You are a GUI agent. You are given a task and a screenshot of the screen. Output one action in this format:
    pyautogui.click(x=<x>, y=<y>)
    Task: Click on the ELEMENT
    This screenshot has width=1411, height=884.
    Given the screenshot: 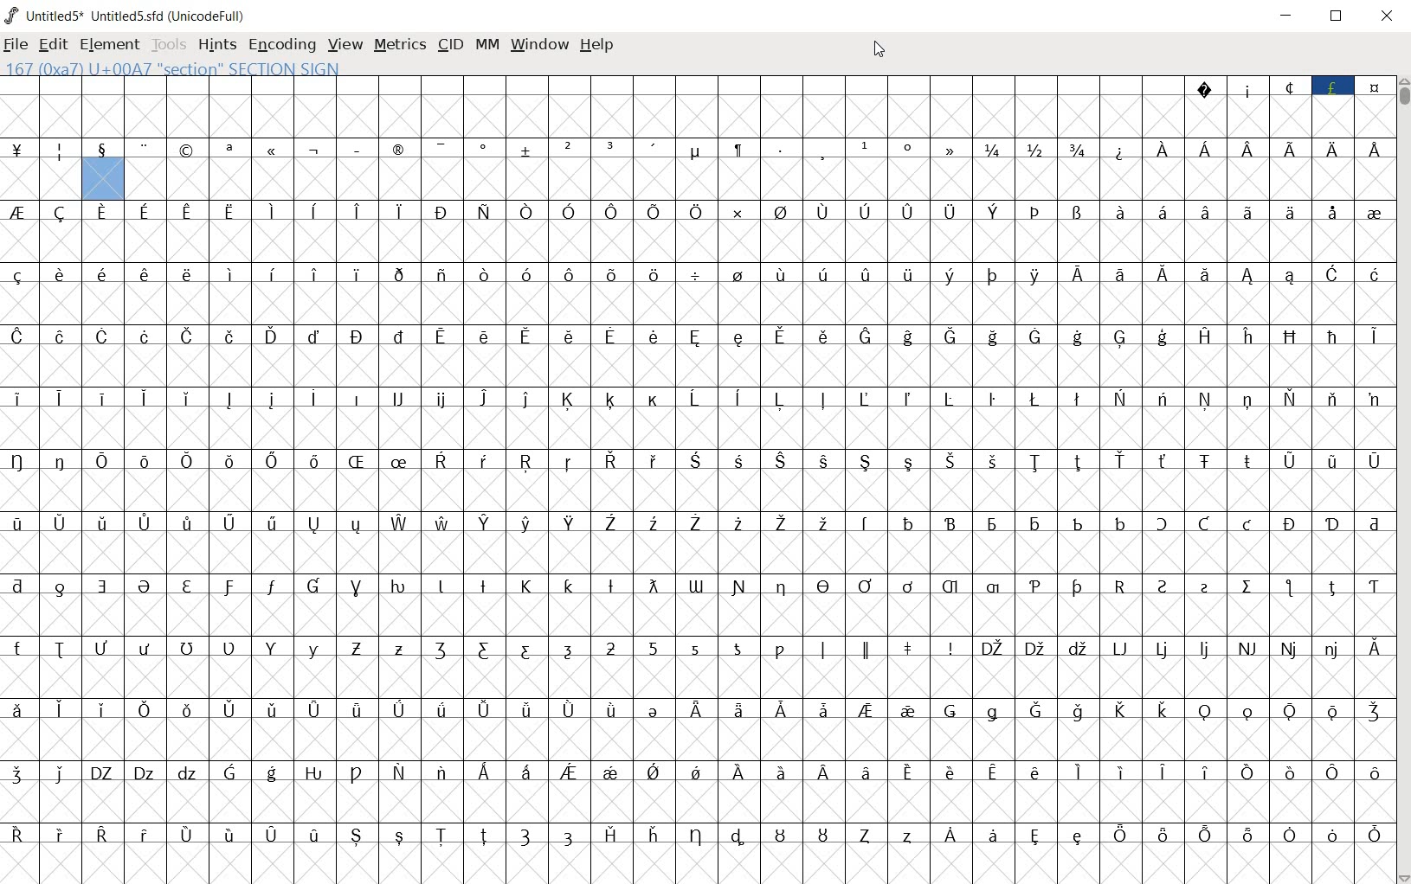 What is the action you would take?
    pyautogui.click(x=110, y=45)
    